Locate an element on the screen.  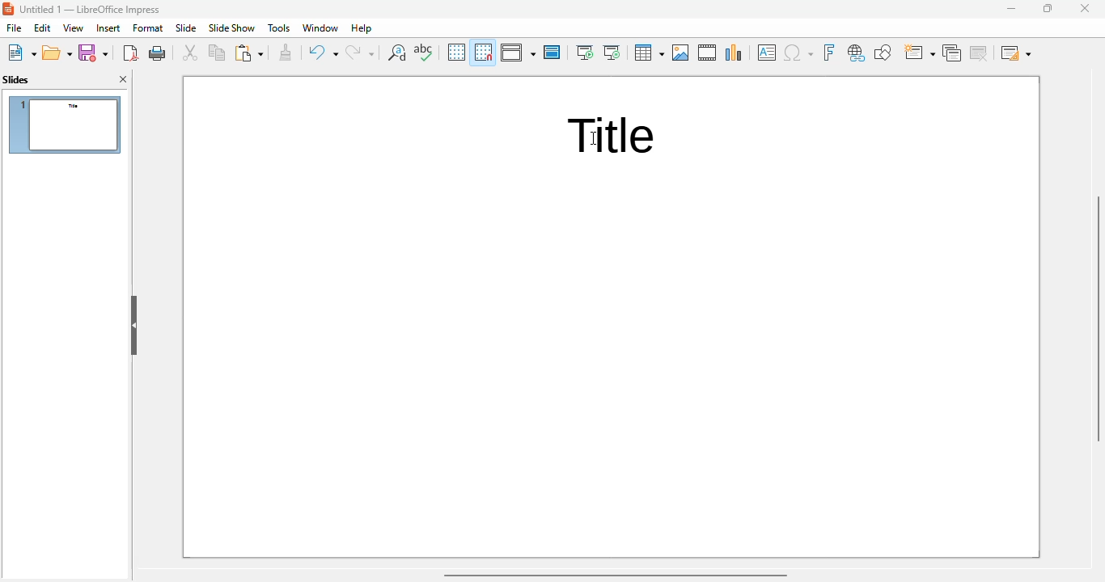
help is located at coordinates (362, 28).